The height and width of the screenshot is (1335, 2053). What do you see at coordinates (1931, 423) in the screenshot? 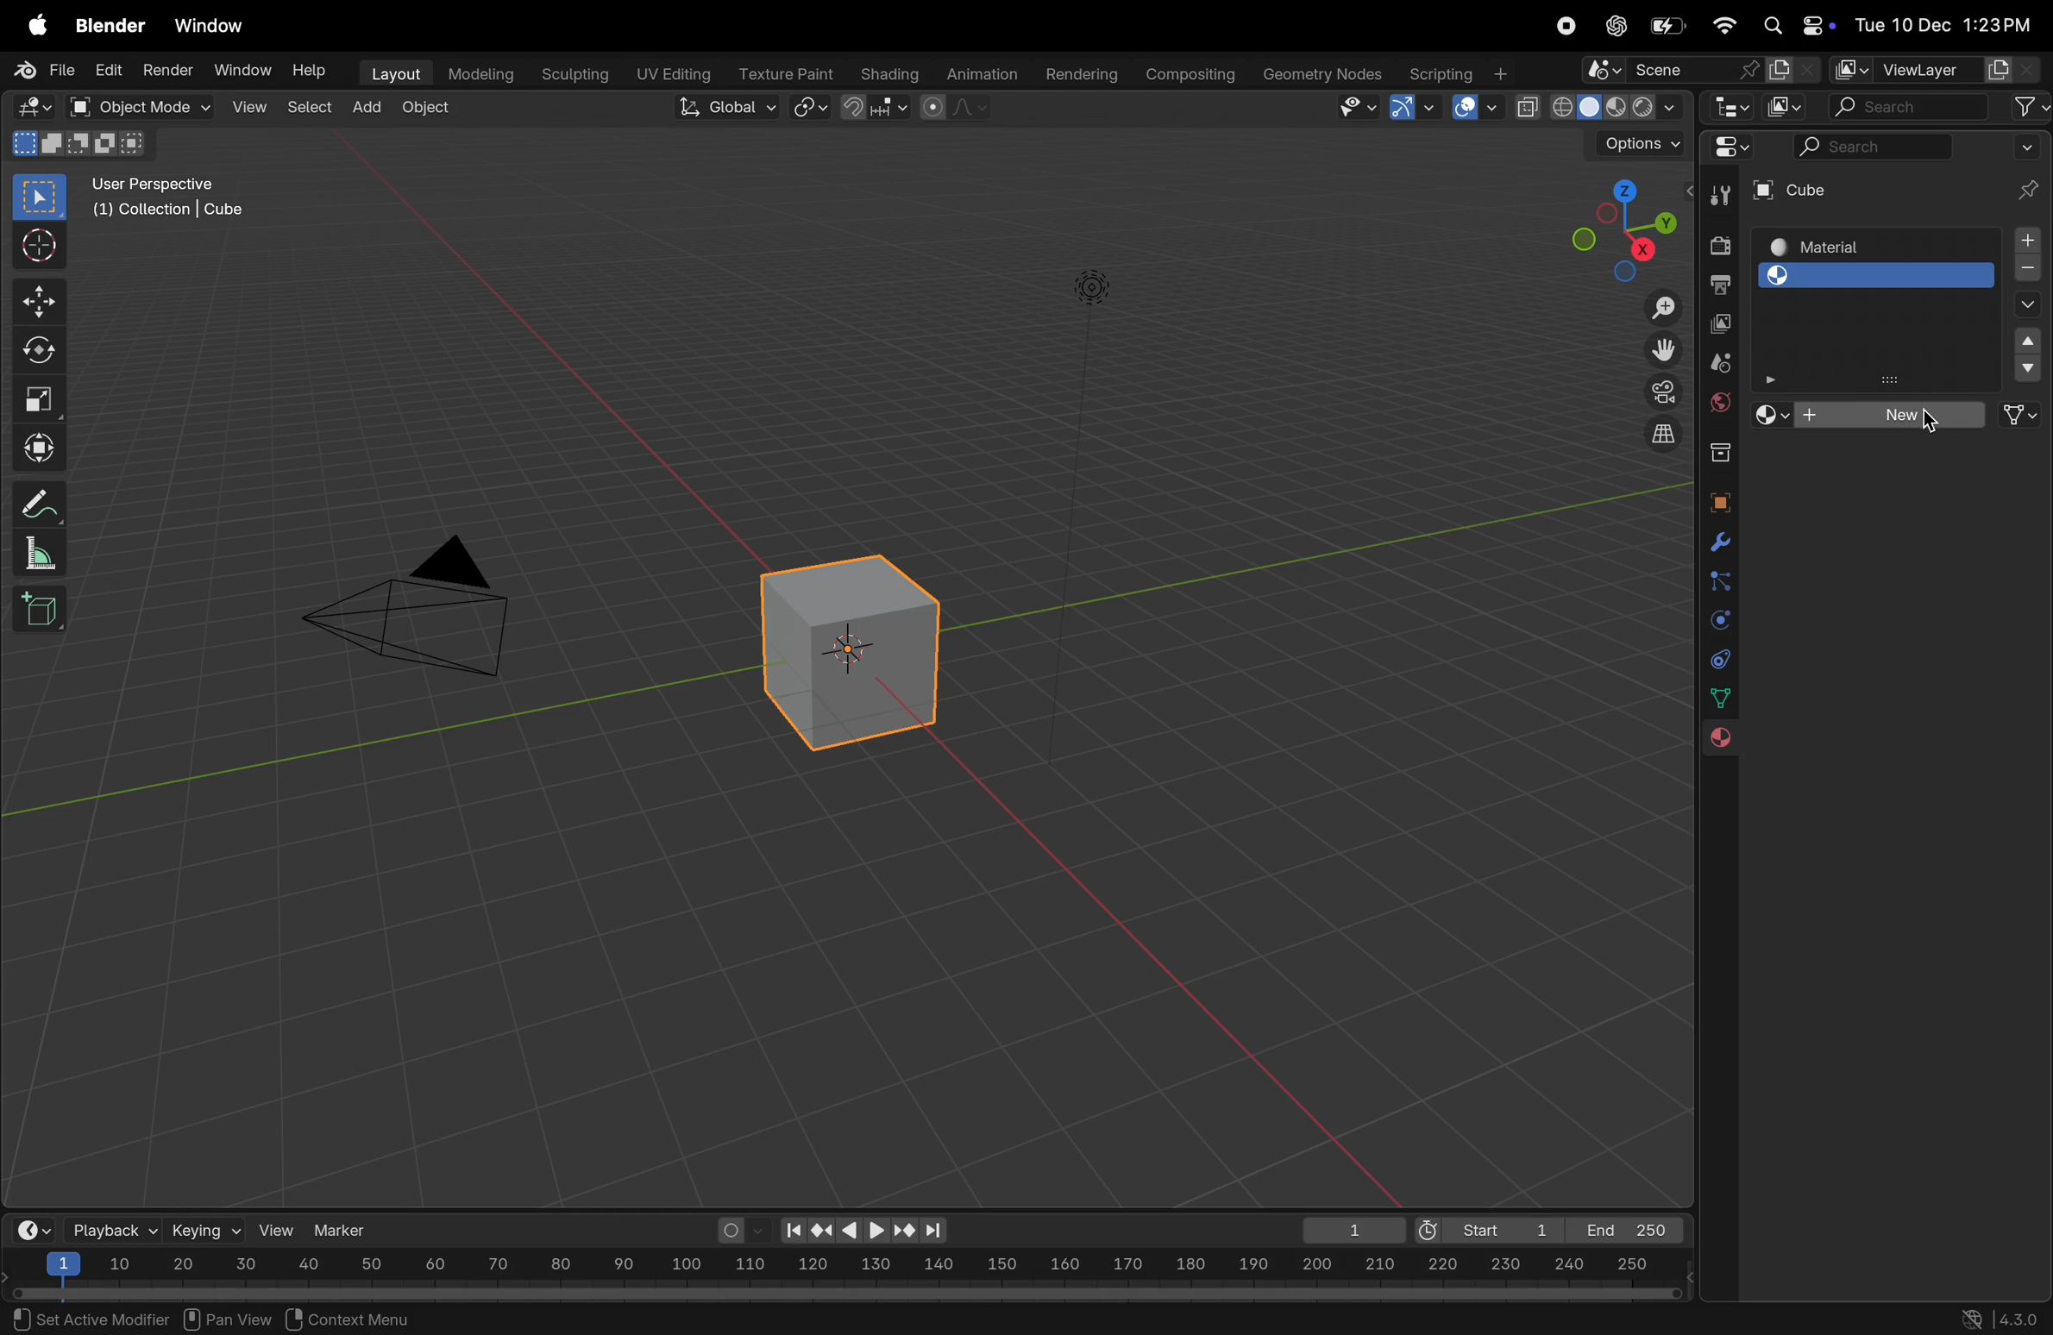
I see `cursor` at bounding box center [1931, 423].